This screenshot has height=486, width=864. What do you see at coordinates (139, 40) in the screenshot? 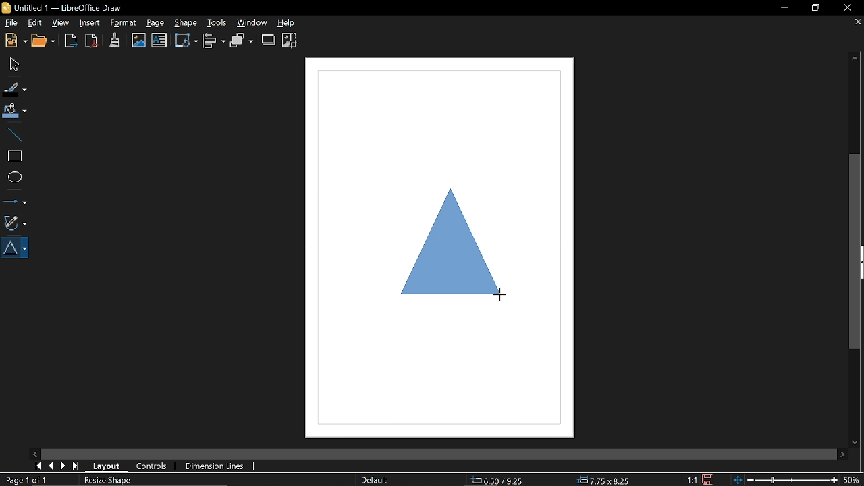
I see `Insert image` at bounding box center [139, 40].